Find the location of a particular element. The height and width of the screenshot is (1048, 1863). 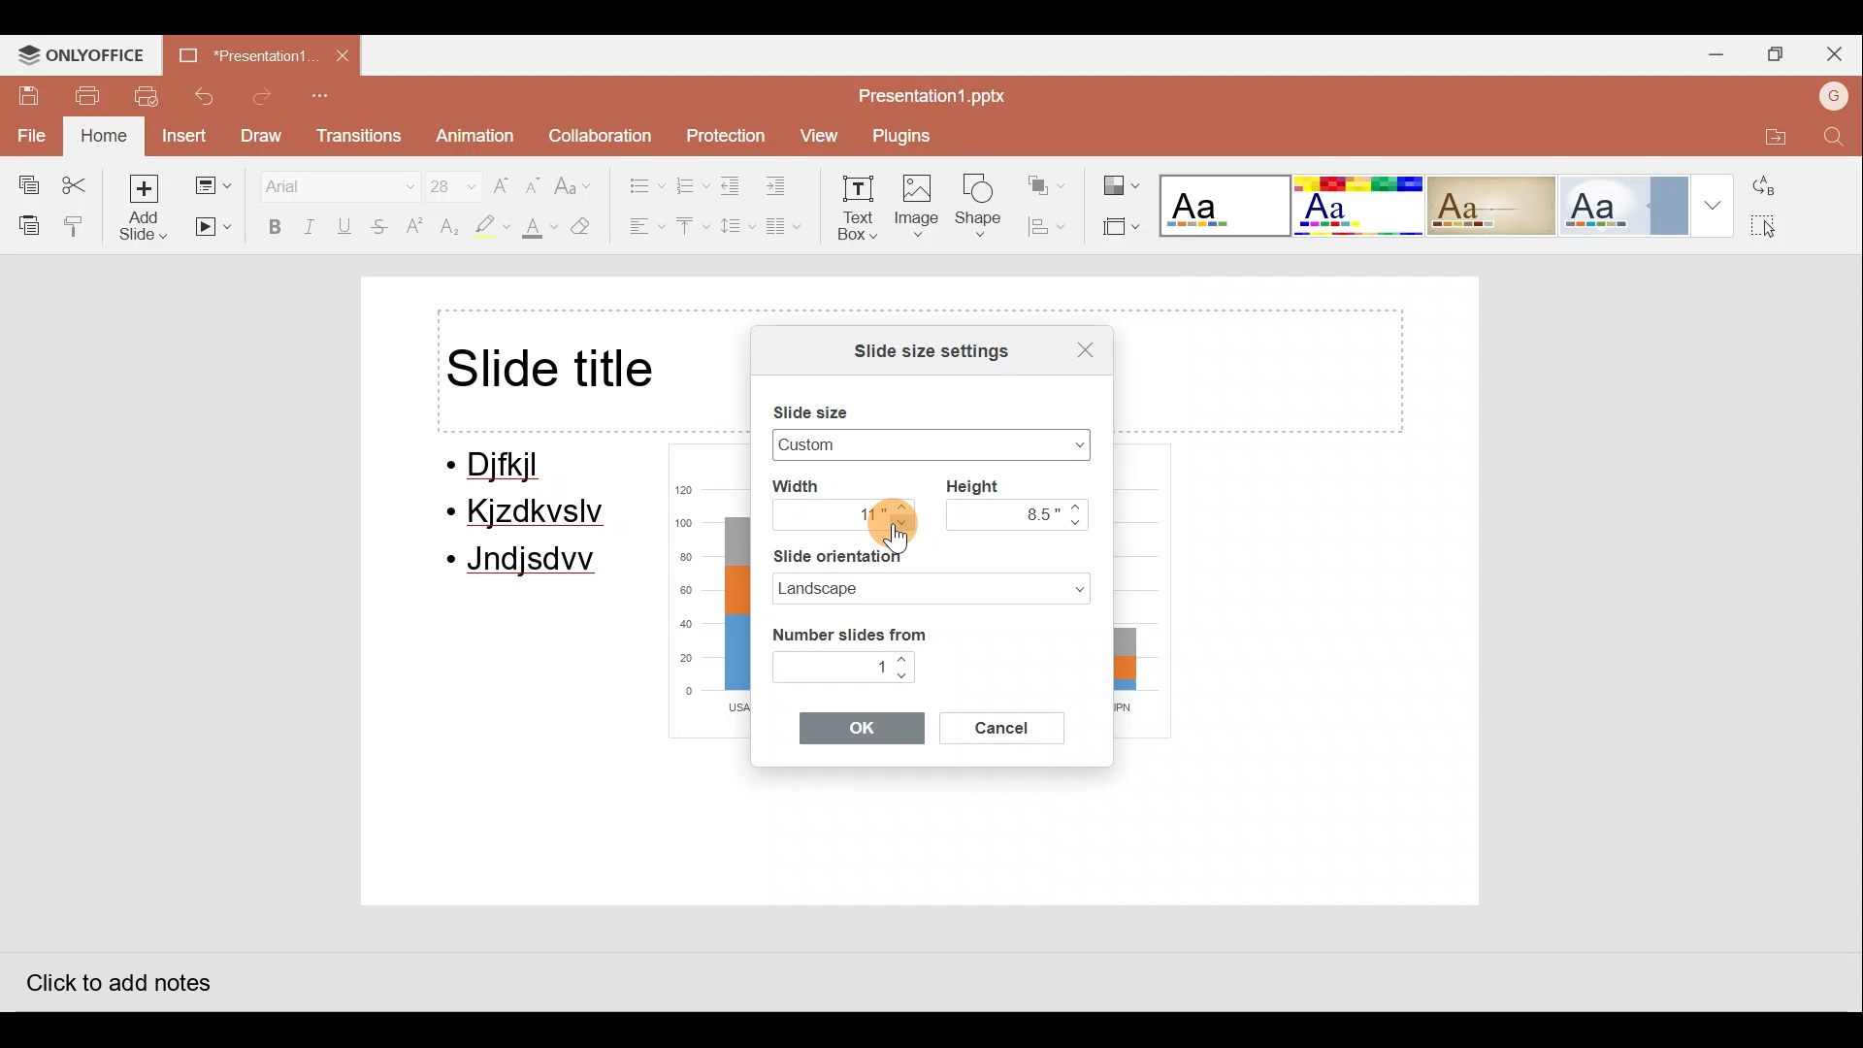

Presentation1. is located at coordinates (245, 52).